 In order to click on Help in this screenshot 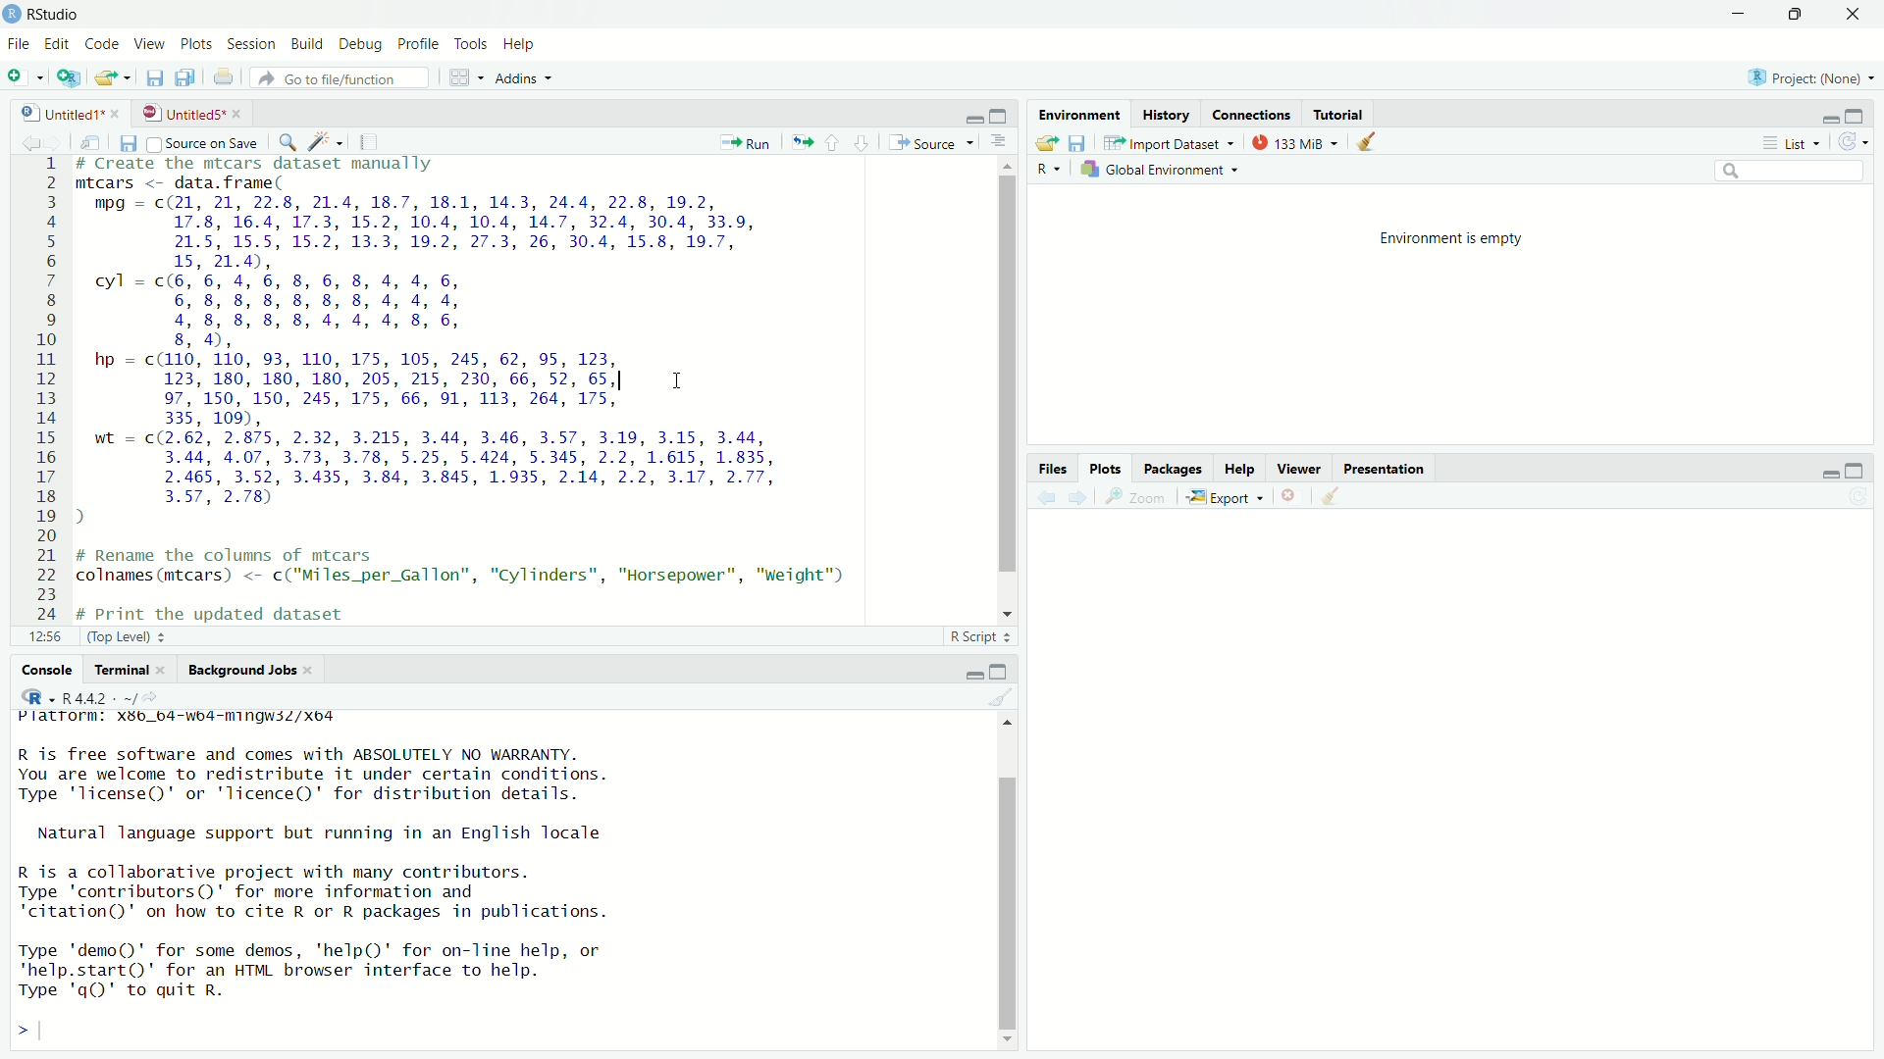, I will do `click(1242, 471)`.